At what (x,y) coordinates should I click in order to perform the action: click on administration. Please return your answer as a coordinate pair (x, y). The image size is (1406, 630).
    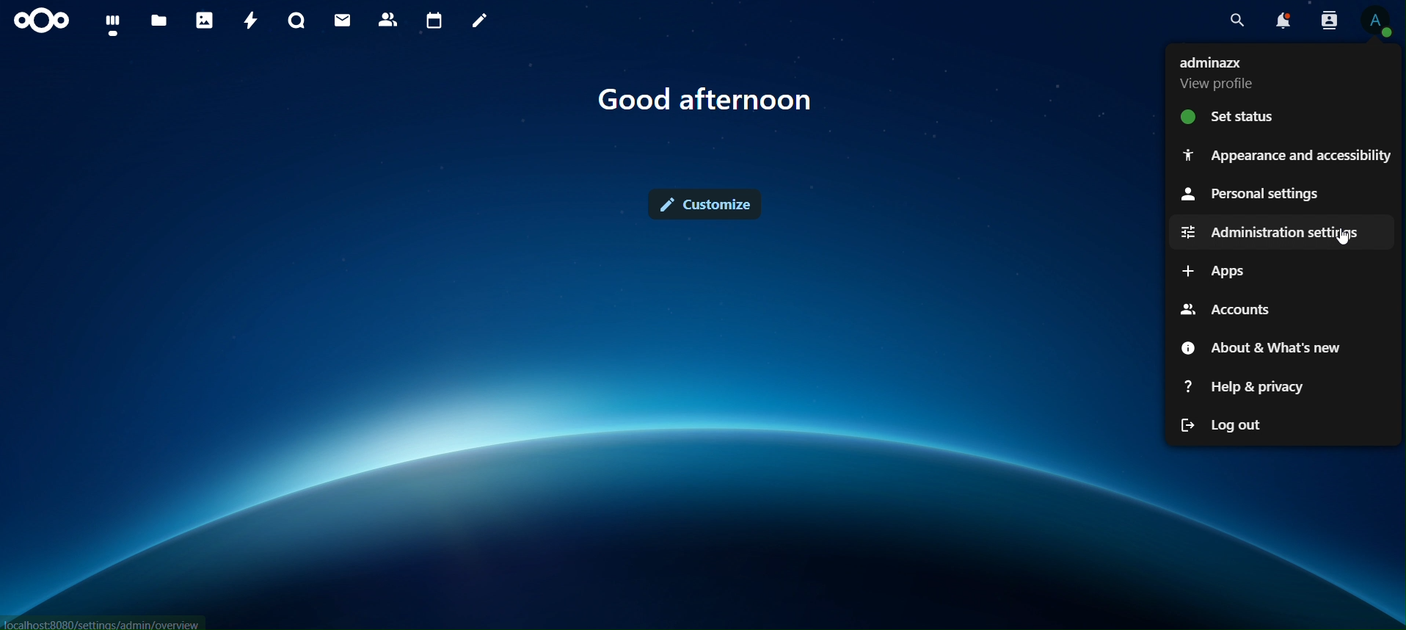
    Looking at the image, I should click on (1275, 231).